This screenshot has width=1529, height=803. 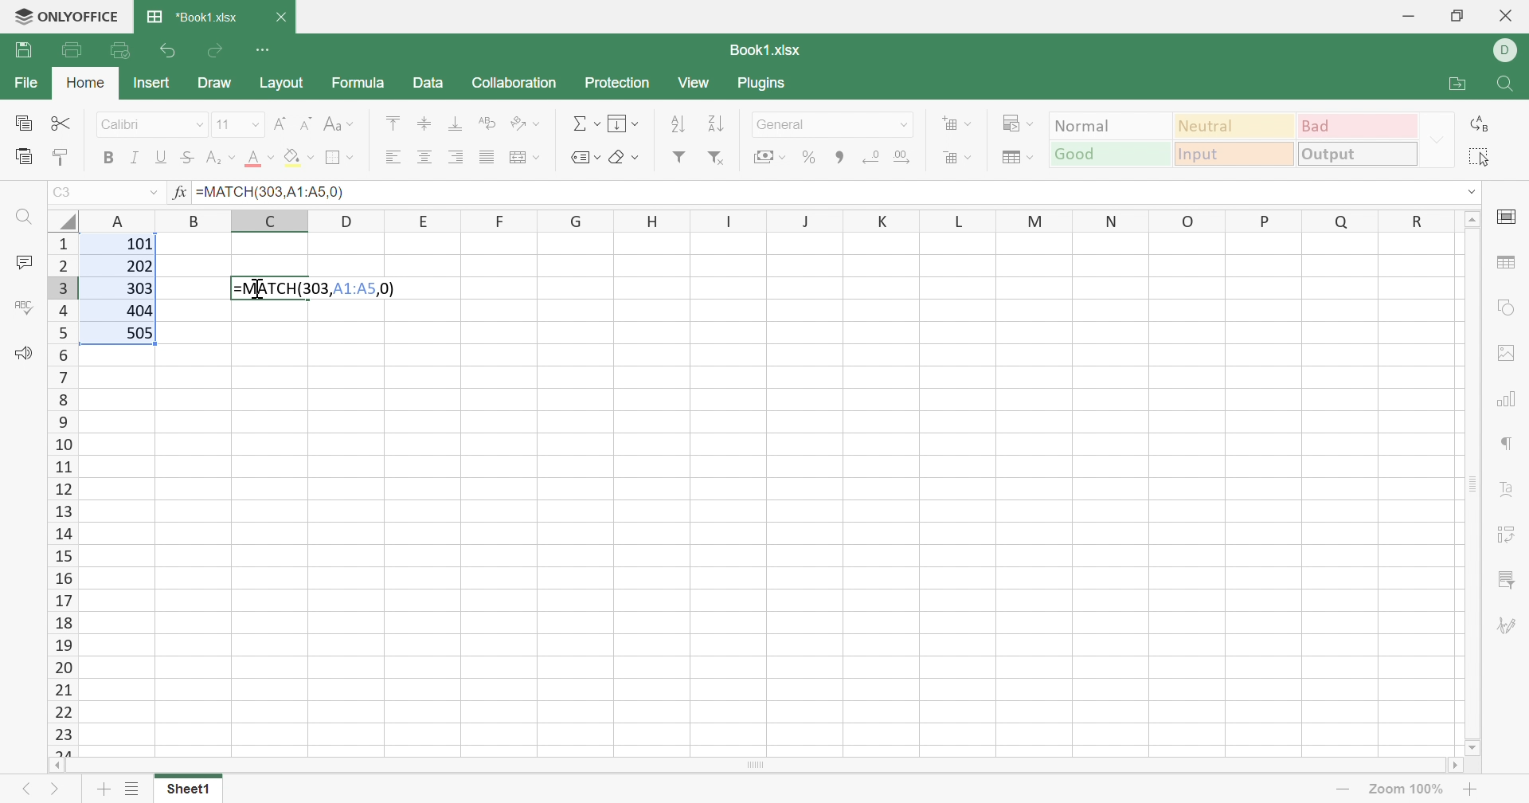 What do you see at coordinates (132, 789) in the screenshot?
I see `List of sheets` at bounding box center [132, 789].